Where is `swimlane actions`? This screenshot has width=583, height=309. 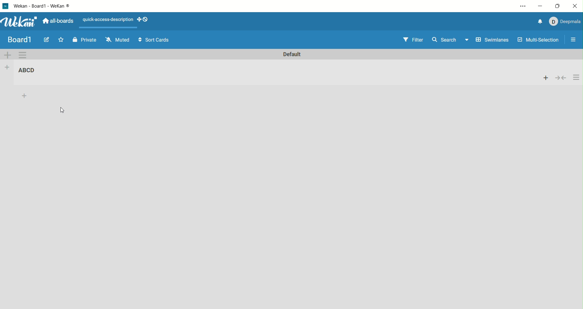 swimlane actions is located at coordinates (23, 55).